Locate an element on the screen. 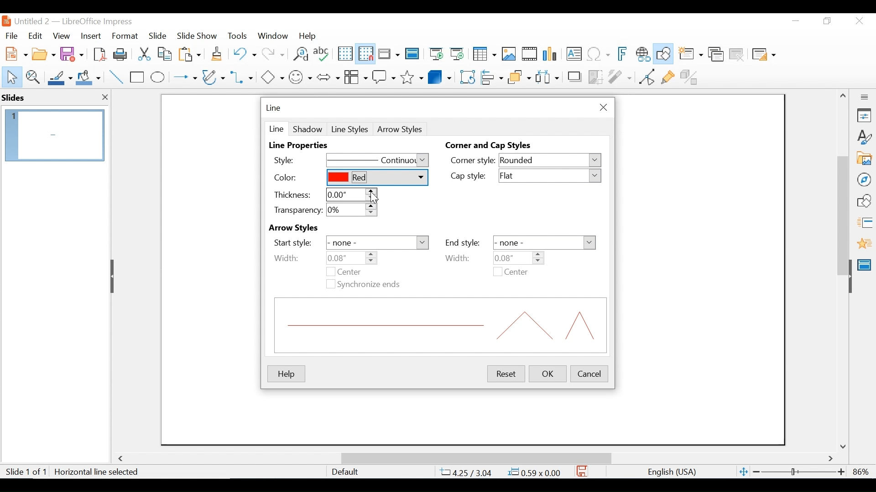 The height and width of the screenshot is (492, 876). Shadow Image is located at coordinates (575, 76).